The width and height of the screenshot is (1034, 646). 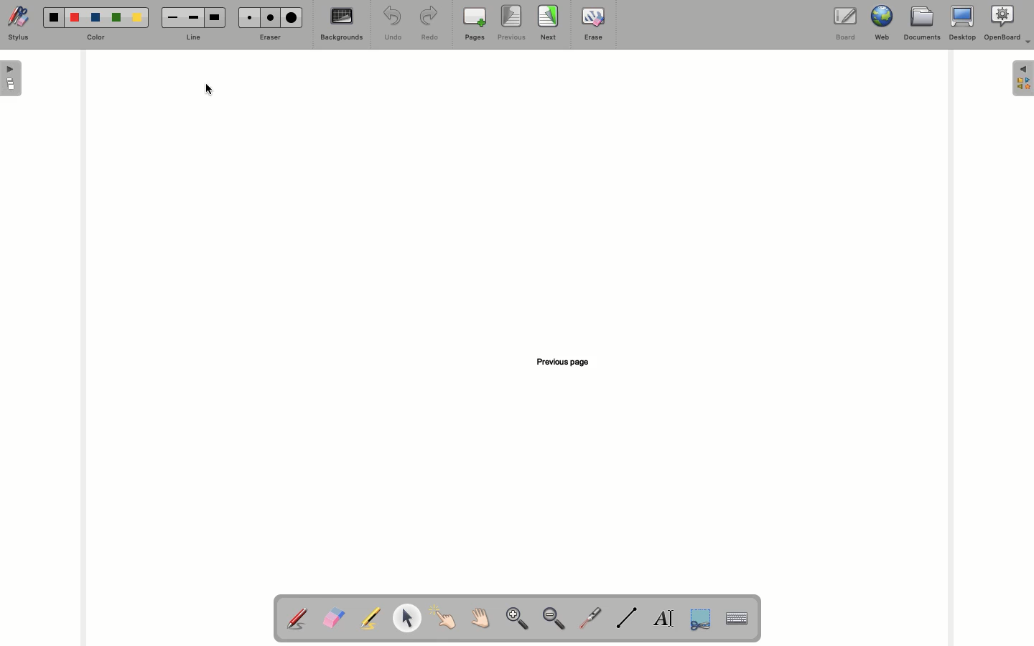 What do you see at coordinates (442, 617) in the screenshot?
I see `Interact with items` at bounding box center [442, 617].